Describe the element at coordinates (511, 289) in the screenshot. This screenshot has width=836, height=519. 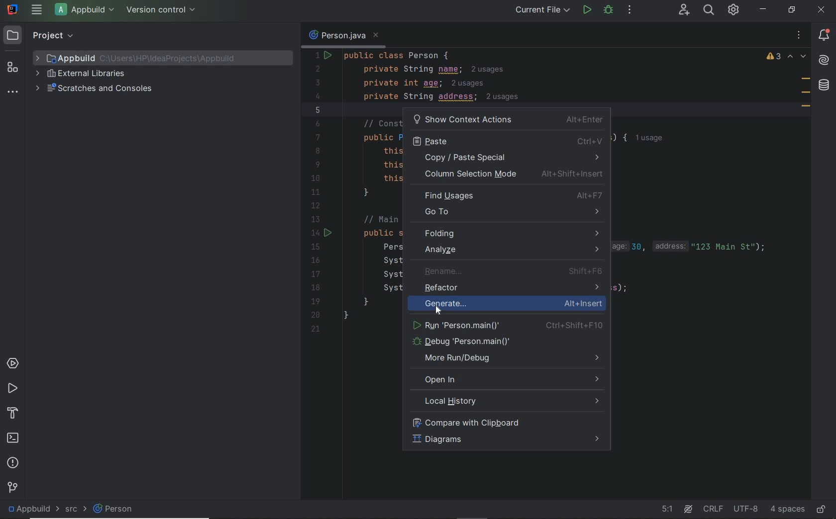
I see `refactor` at that location.